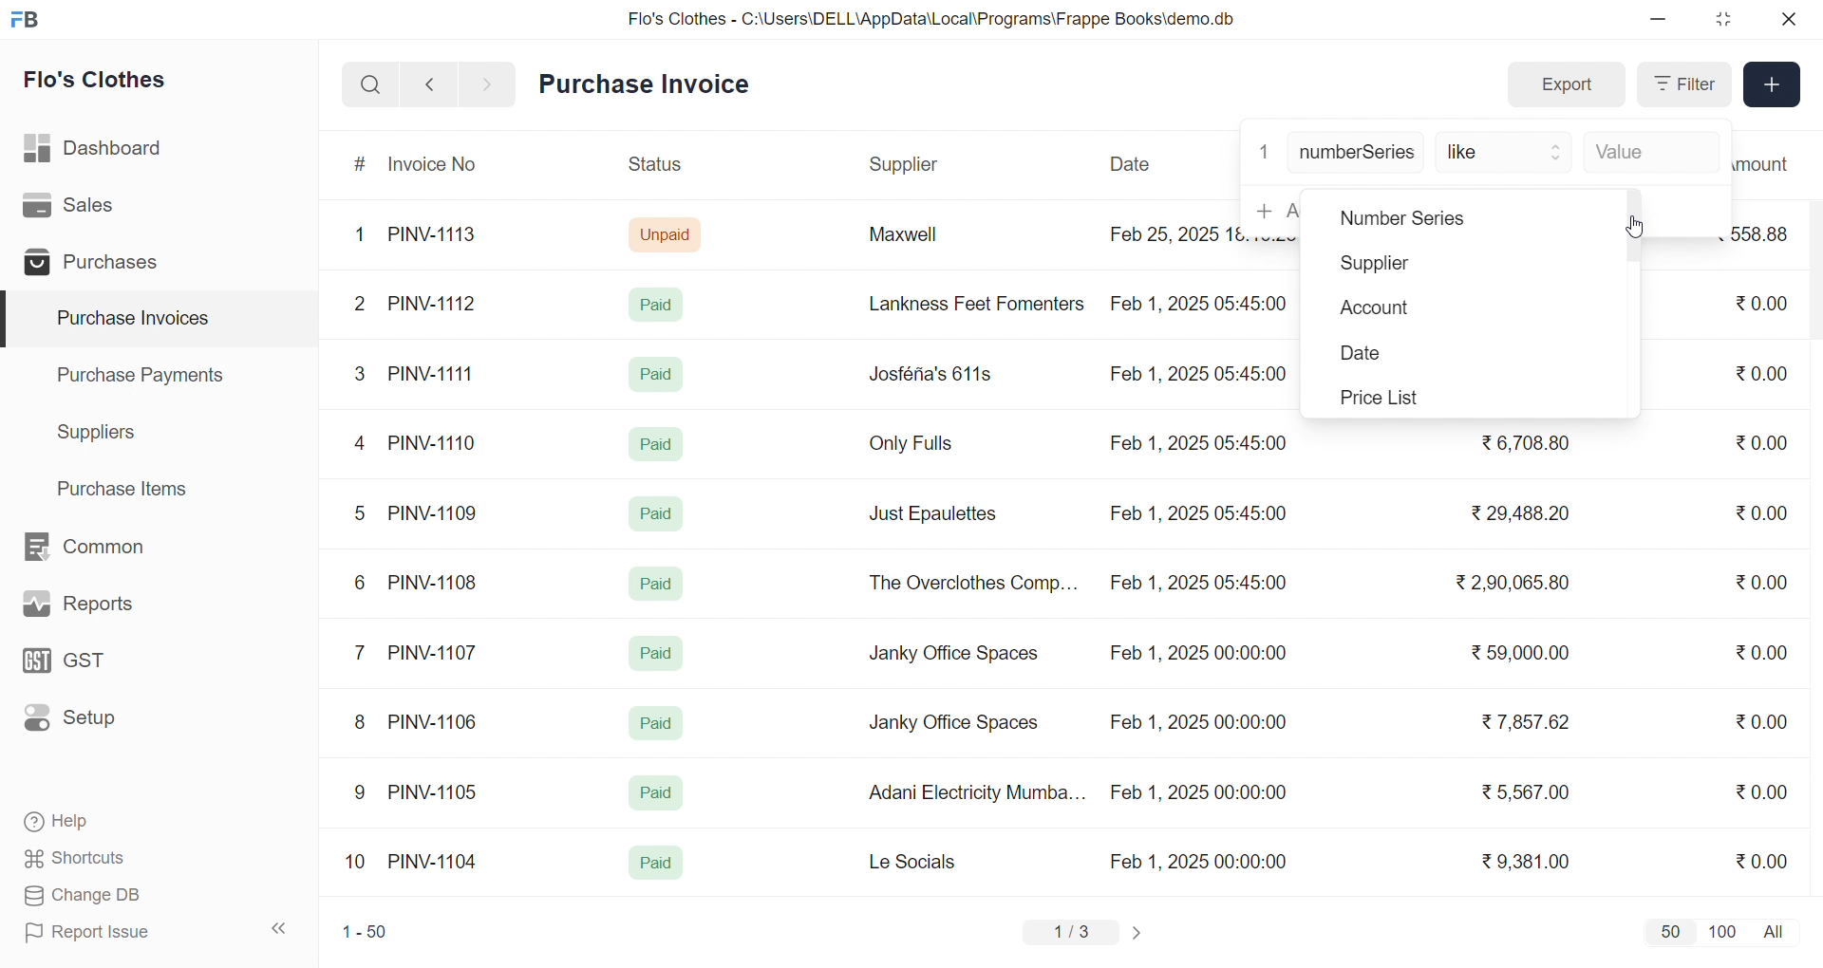 The width and height of the screenshot is (1823, 968). What do you see at coordinates (1521, 791) in the screenshot?
I see `₹ 5,567.00` at bounding box center [1521, 791].